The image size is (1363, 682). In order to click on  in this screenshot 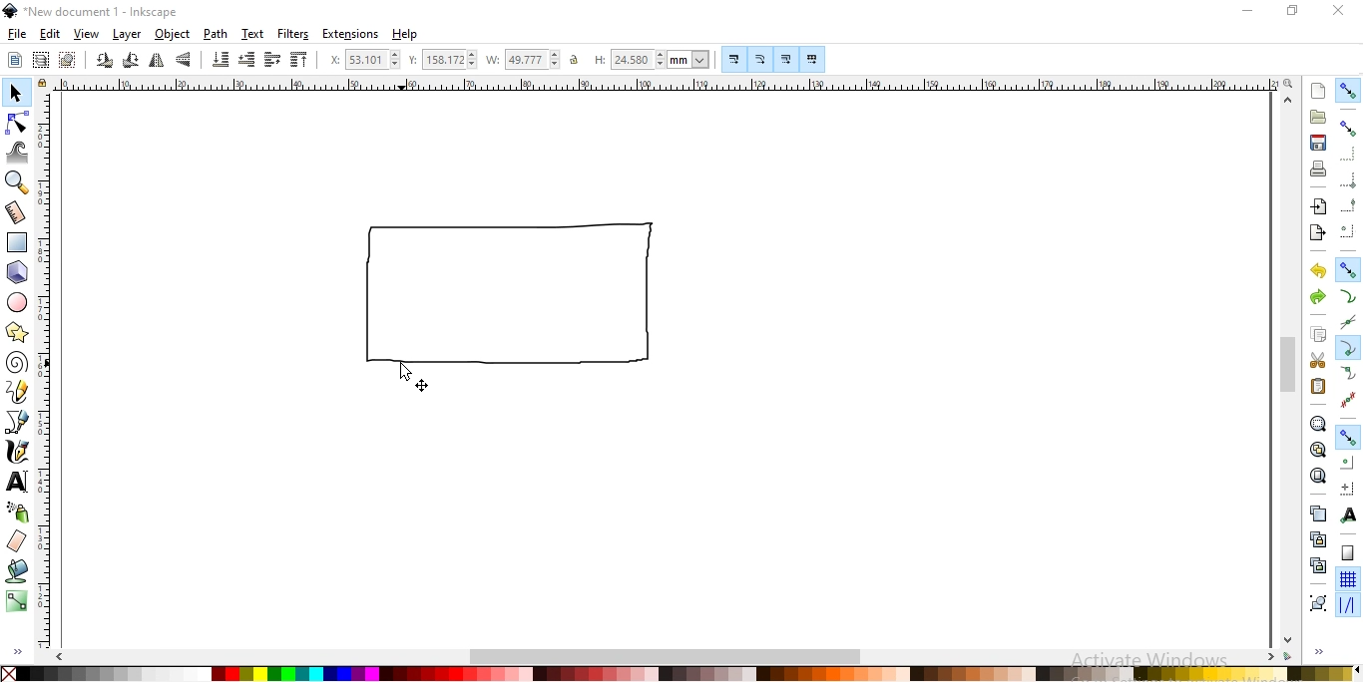, I will do `click(762, 58)`.